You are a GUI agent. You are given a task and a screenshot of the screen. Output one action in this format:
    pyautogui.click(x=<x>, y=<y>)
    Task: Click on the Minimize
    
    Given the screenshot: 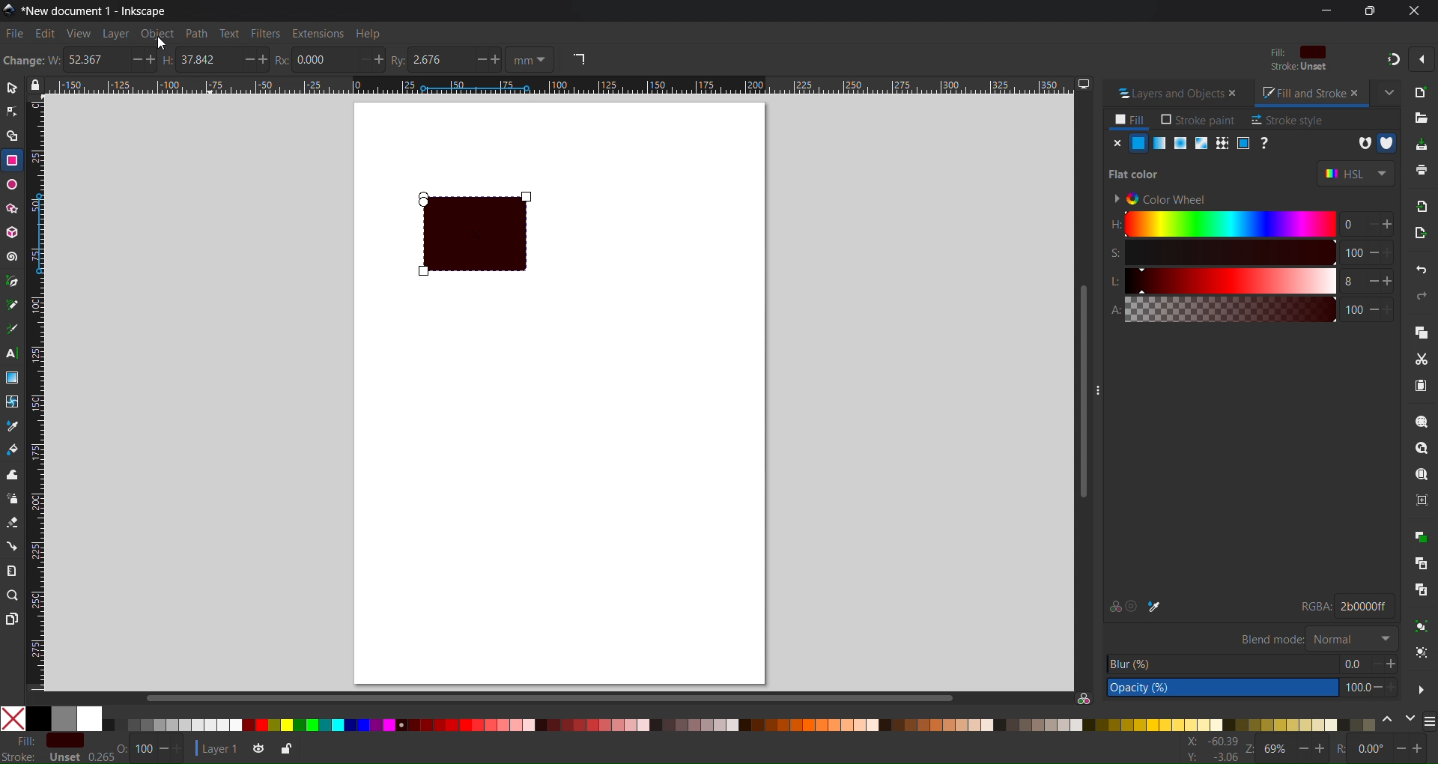 What is the action you would take?
    pyautogui.click(x=1326, y=10)
    